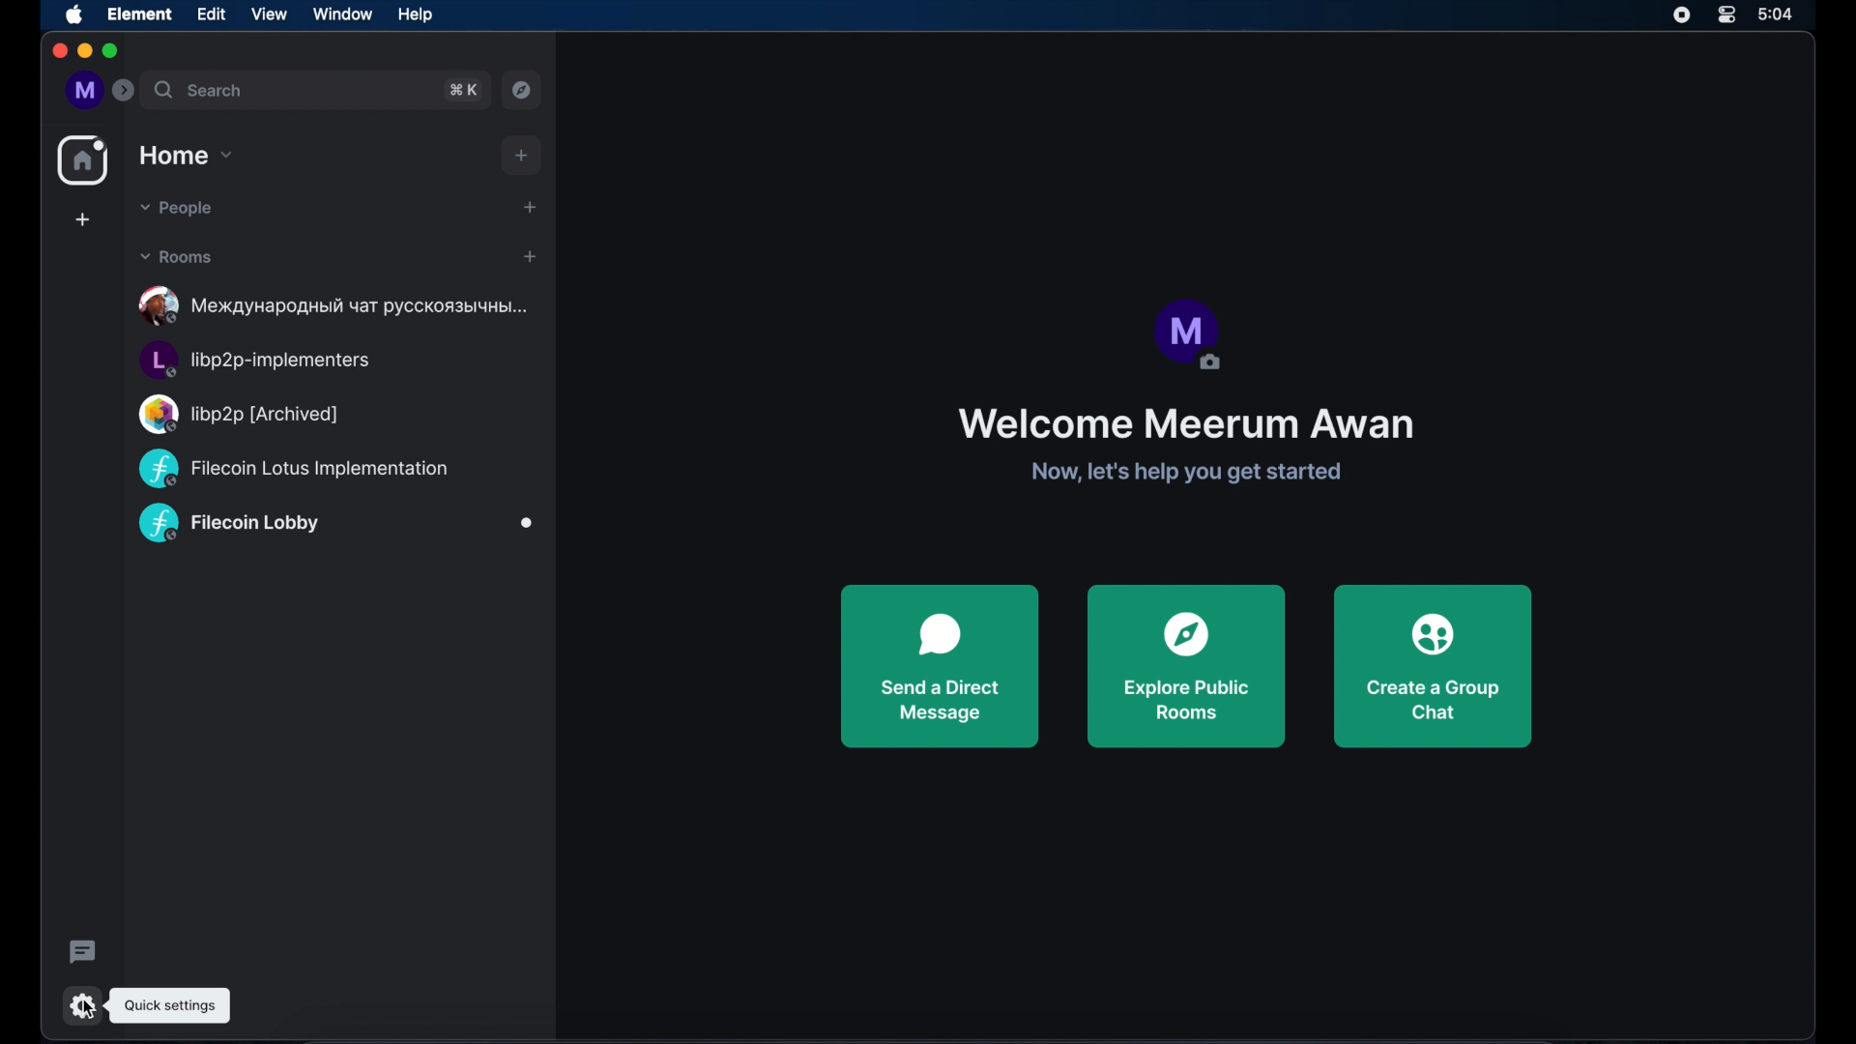 Image resolution: width=1856 pixels, height=1044 pixels. What do you see at coordinates (83, 1002) in the screenshot?
I see `settings` at bounding box center [83, 1002].